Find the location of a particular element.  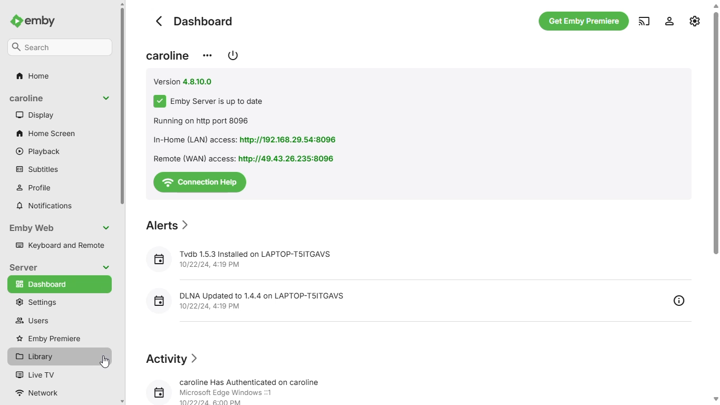

emby web is located at coordinates (61, 228).